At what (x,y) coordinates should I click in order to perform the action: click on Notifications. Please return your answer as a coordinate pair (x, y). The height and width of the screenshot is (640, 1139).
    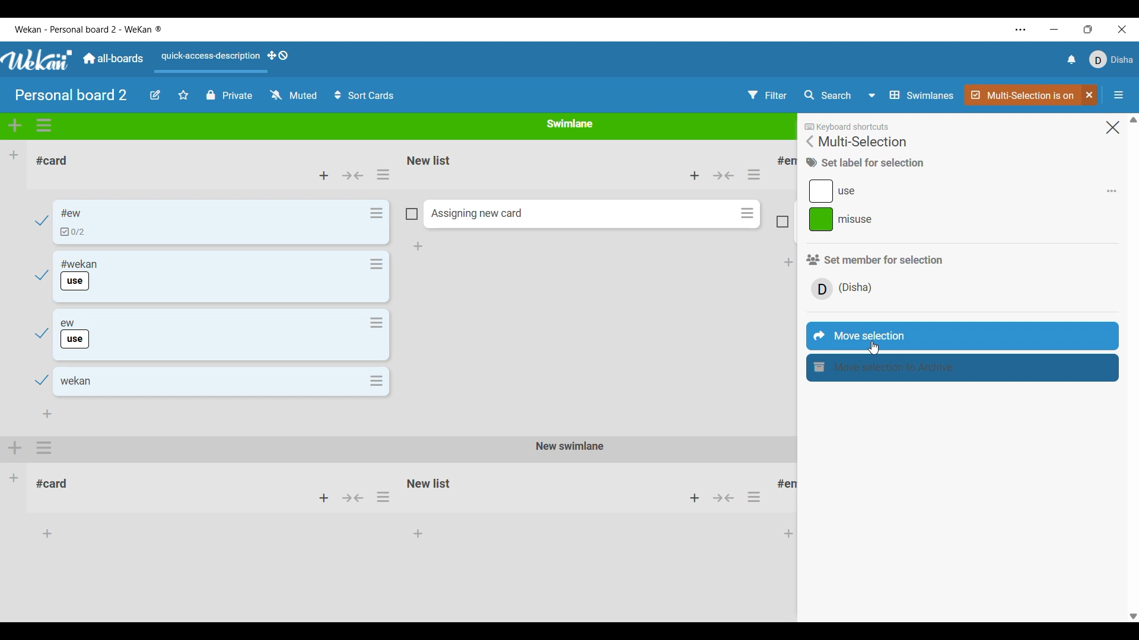
    Looking at the image, I should click on (1073, 59).